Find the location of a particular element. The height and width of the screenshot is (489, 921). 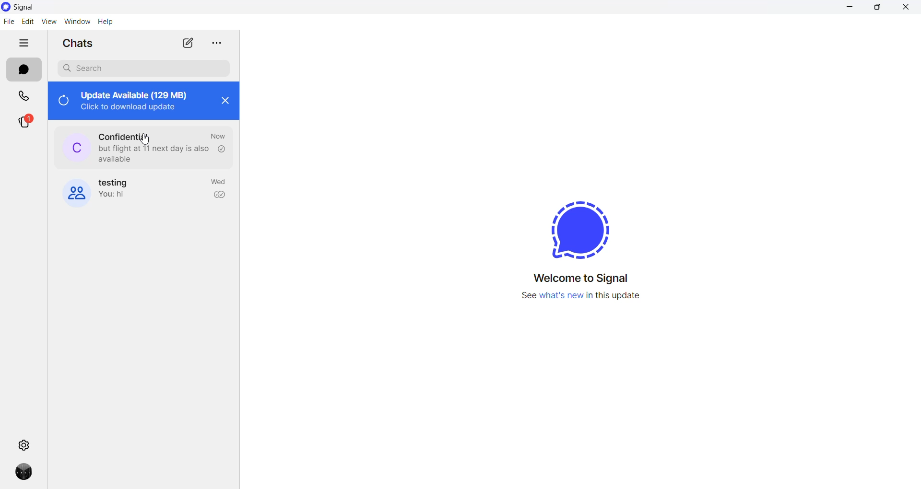

new chat is located at coordinates (187, 42).